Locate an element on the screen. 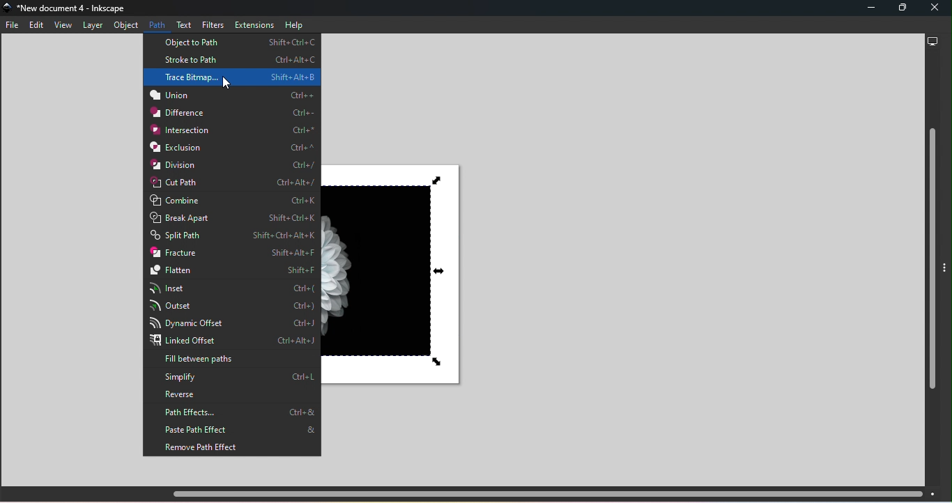 The width and height of the screenshot is (952, 503). Close is located at coordinates (937, 8).